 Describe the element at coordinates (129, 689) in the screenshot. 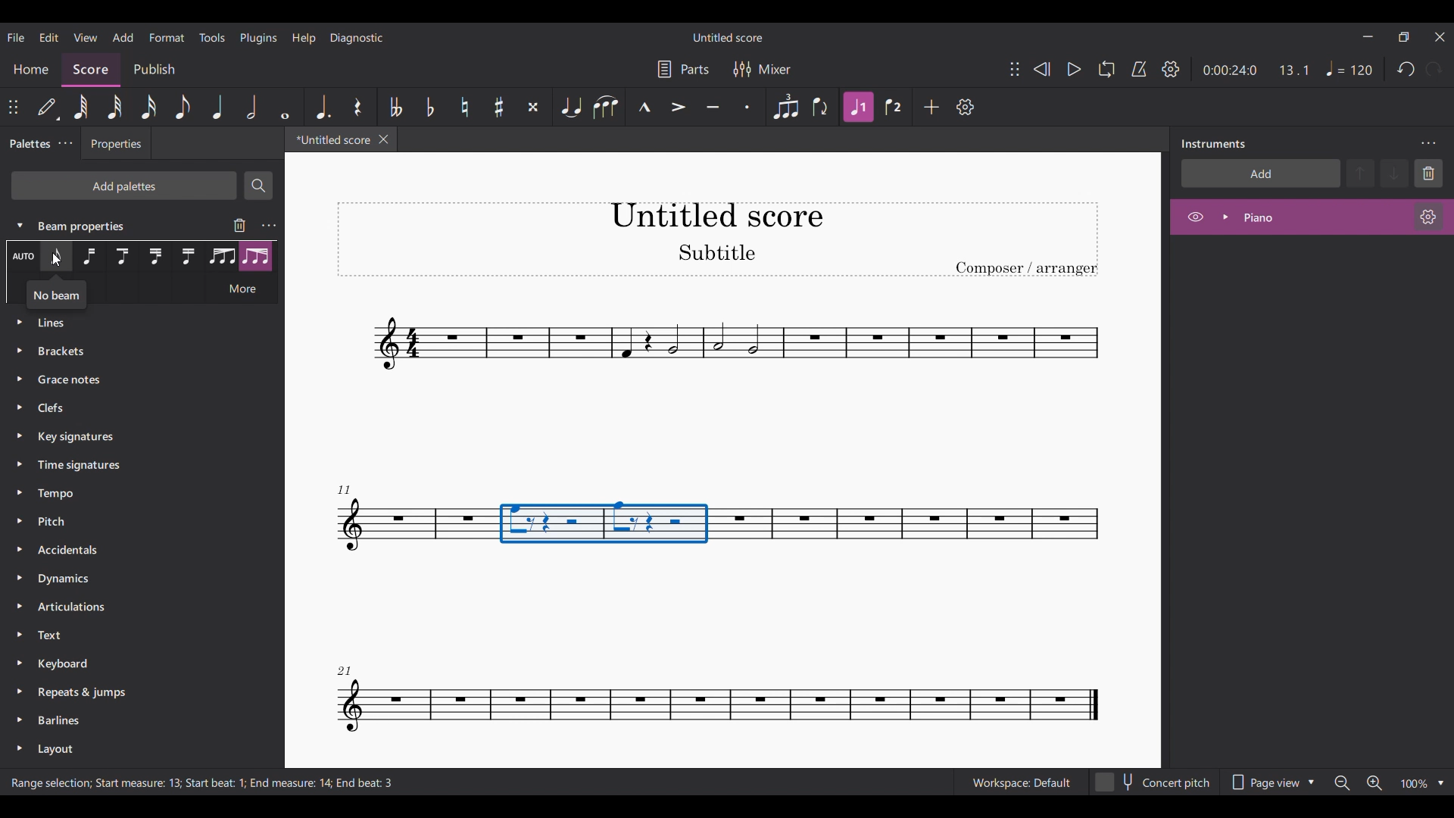

I see `Repeats & jumps` at that location.